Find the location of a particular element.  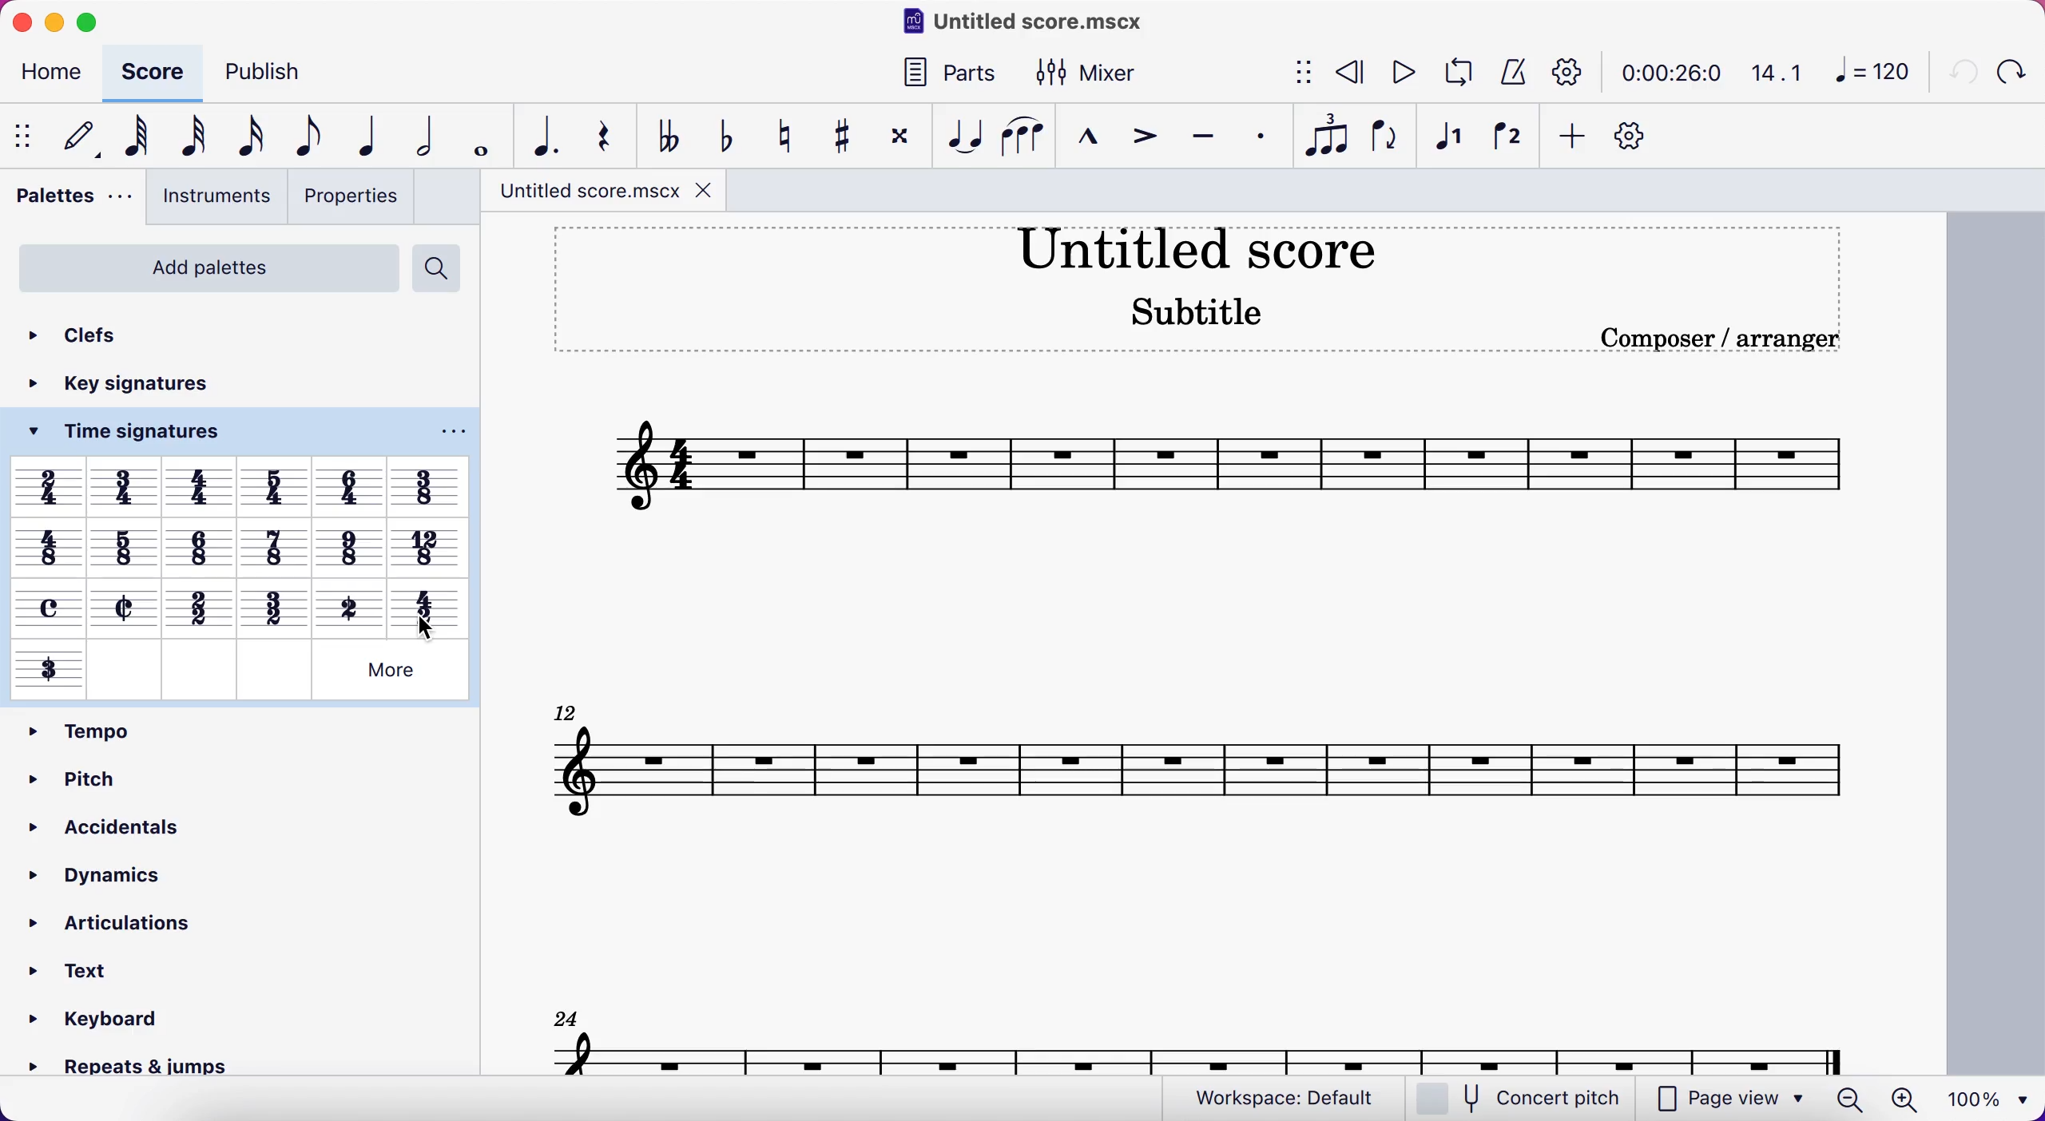

 is located at coordinates (196, 669).